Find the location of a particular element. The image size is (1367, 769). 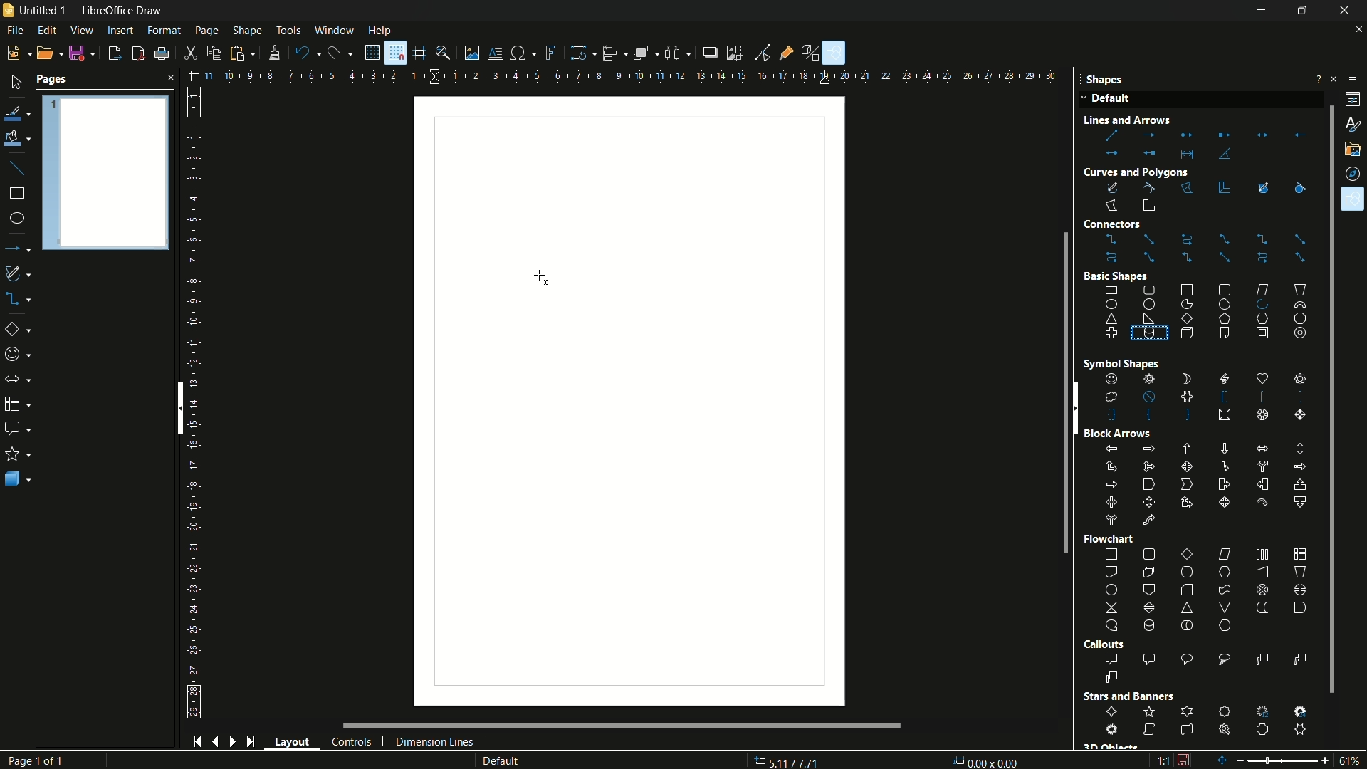

callout shapes is located at coordinates (16, 428).